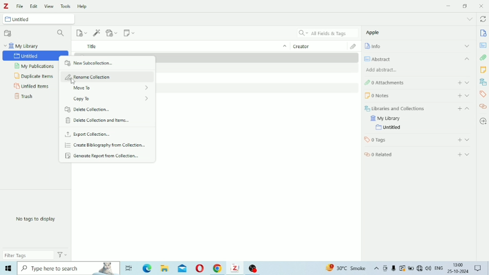 Image resolution: width=489 pixels, height=275 pixels. I want to click on Rename Collection, so click(91, 77).